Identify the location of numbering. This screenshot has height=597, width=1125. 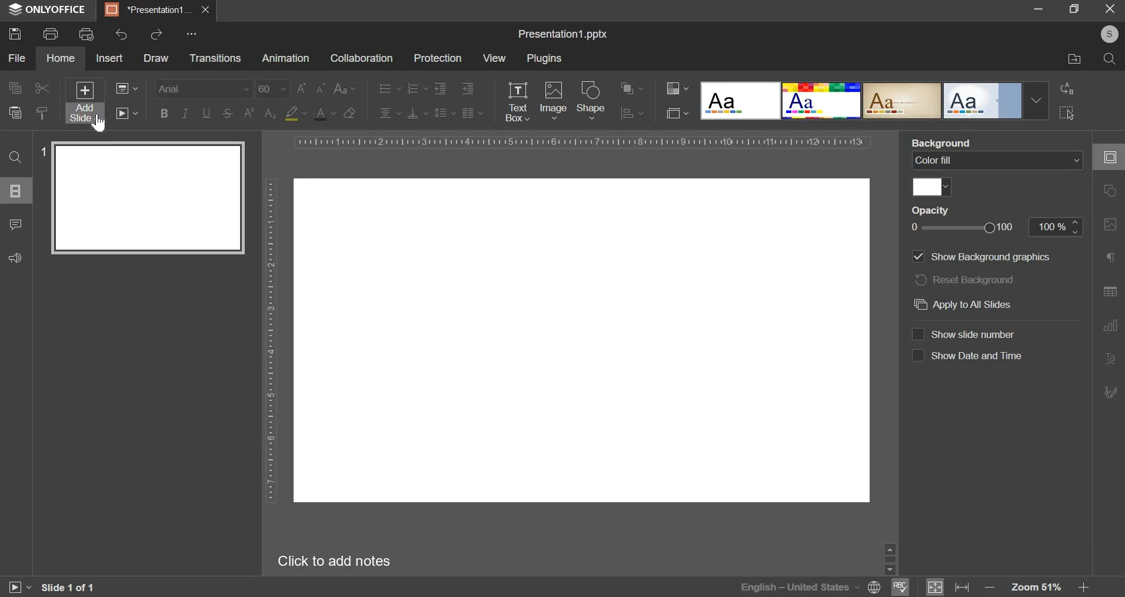
(417, 88).